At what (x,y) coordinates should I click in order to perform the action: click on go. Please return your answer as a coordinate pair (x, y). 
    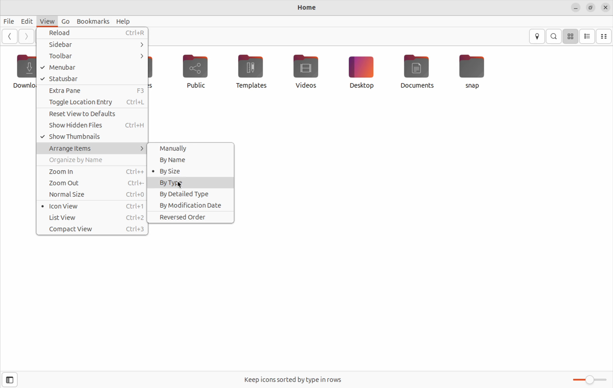
    Looking at the image, I should click on (64, 22).